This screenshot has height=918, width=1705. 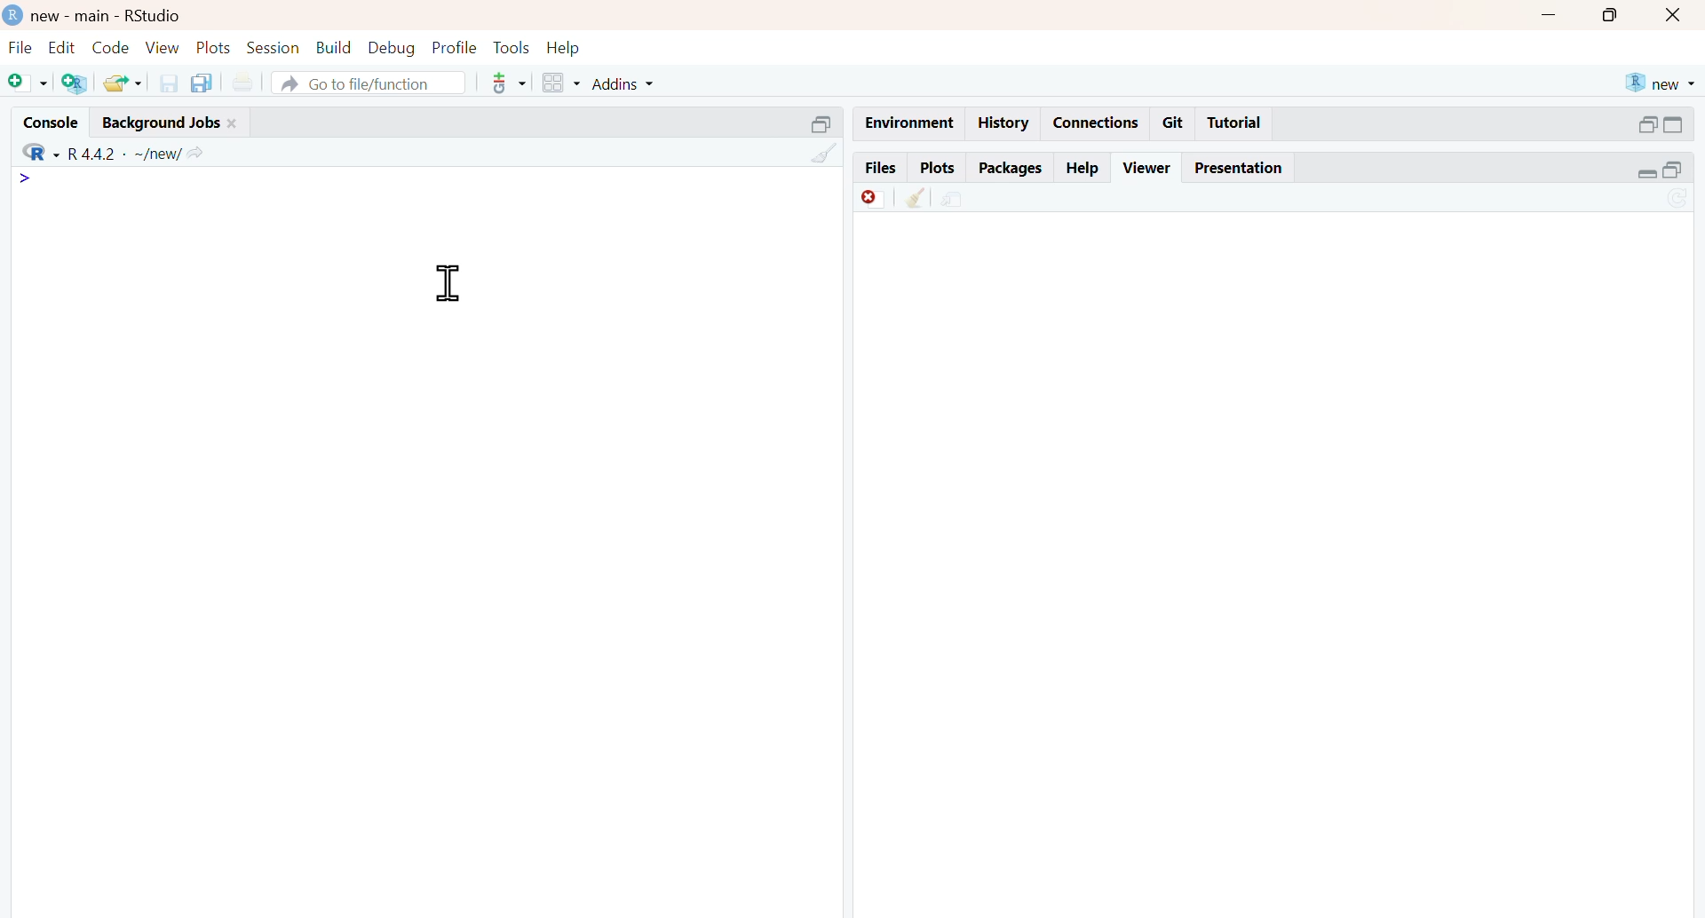 I want to click on save, so click(x=170, y=83).